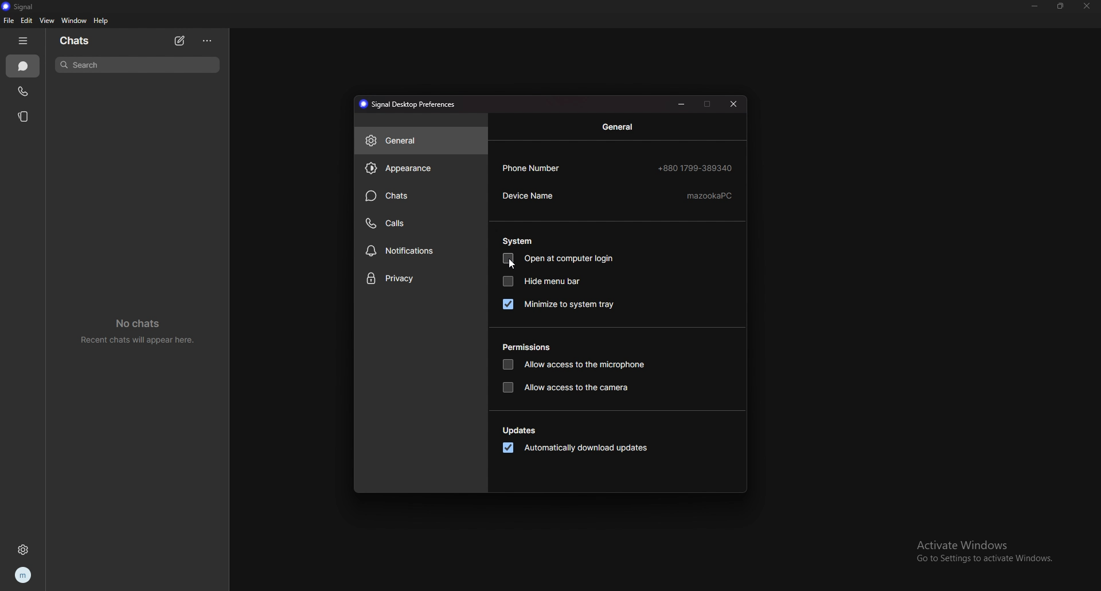 The width and height of the screenshot is (1101, 591). Describe the element at coordinates (76, 41) in the screenshot. I see `chats` at that location.